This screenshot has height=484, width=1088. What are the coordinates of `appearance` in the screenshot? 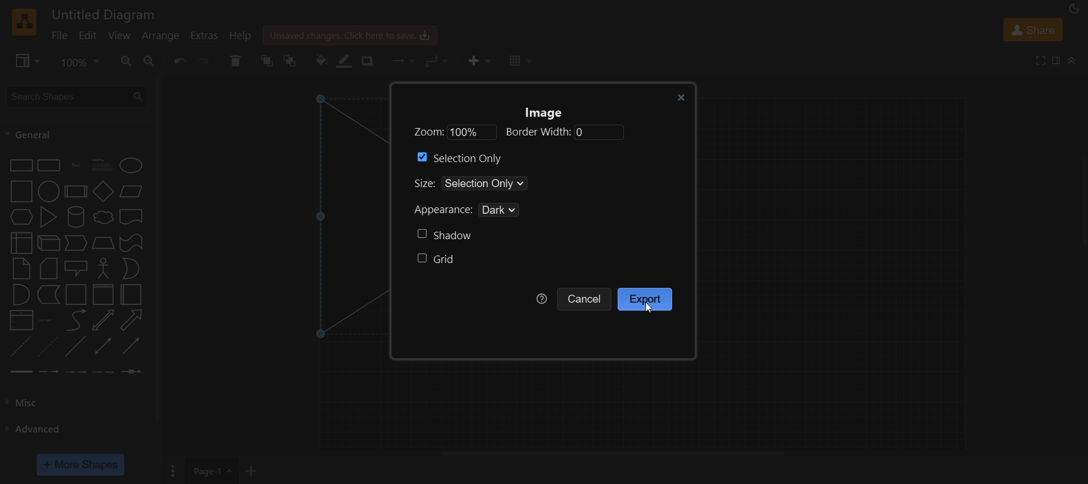 It's located at (476, 211).